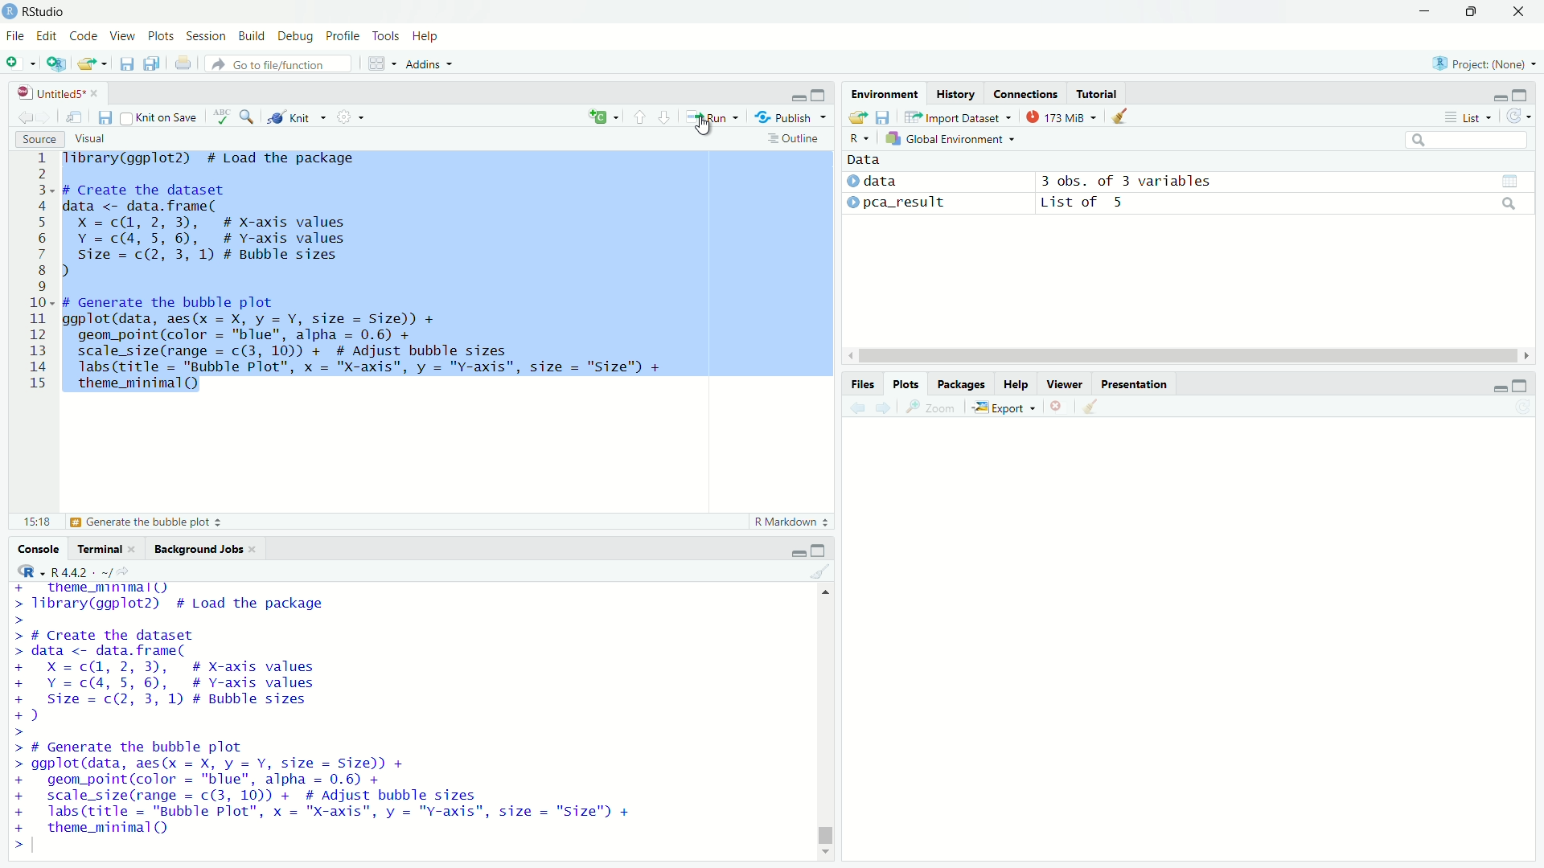 This screenshot has height=868, width=1544. What do you see at coordinates (790, 116) in the screenshot?
I see `publish` at bounding box center [790, 116].